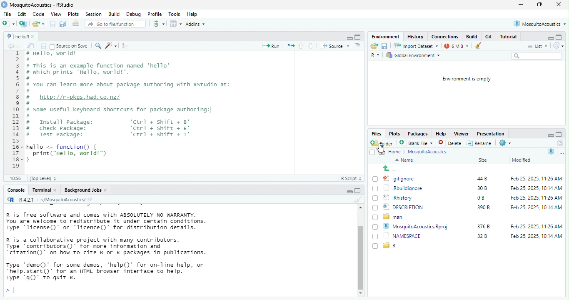 The image size is (569, 300). What do you see at coordinates (560, 133) in the screenshot?
I see `hide console` at bounding box center [560, 133].